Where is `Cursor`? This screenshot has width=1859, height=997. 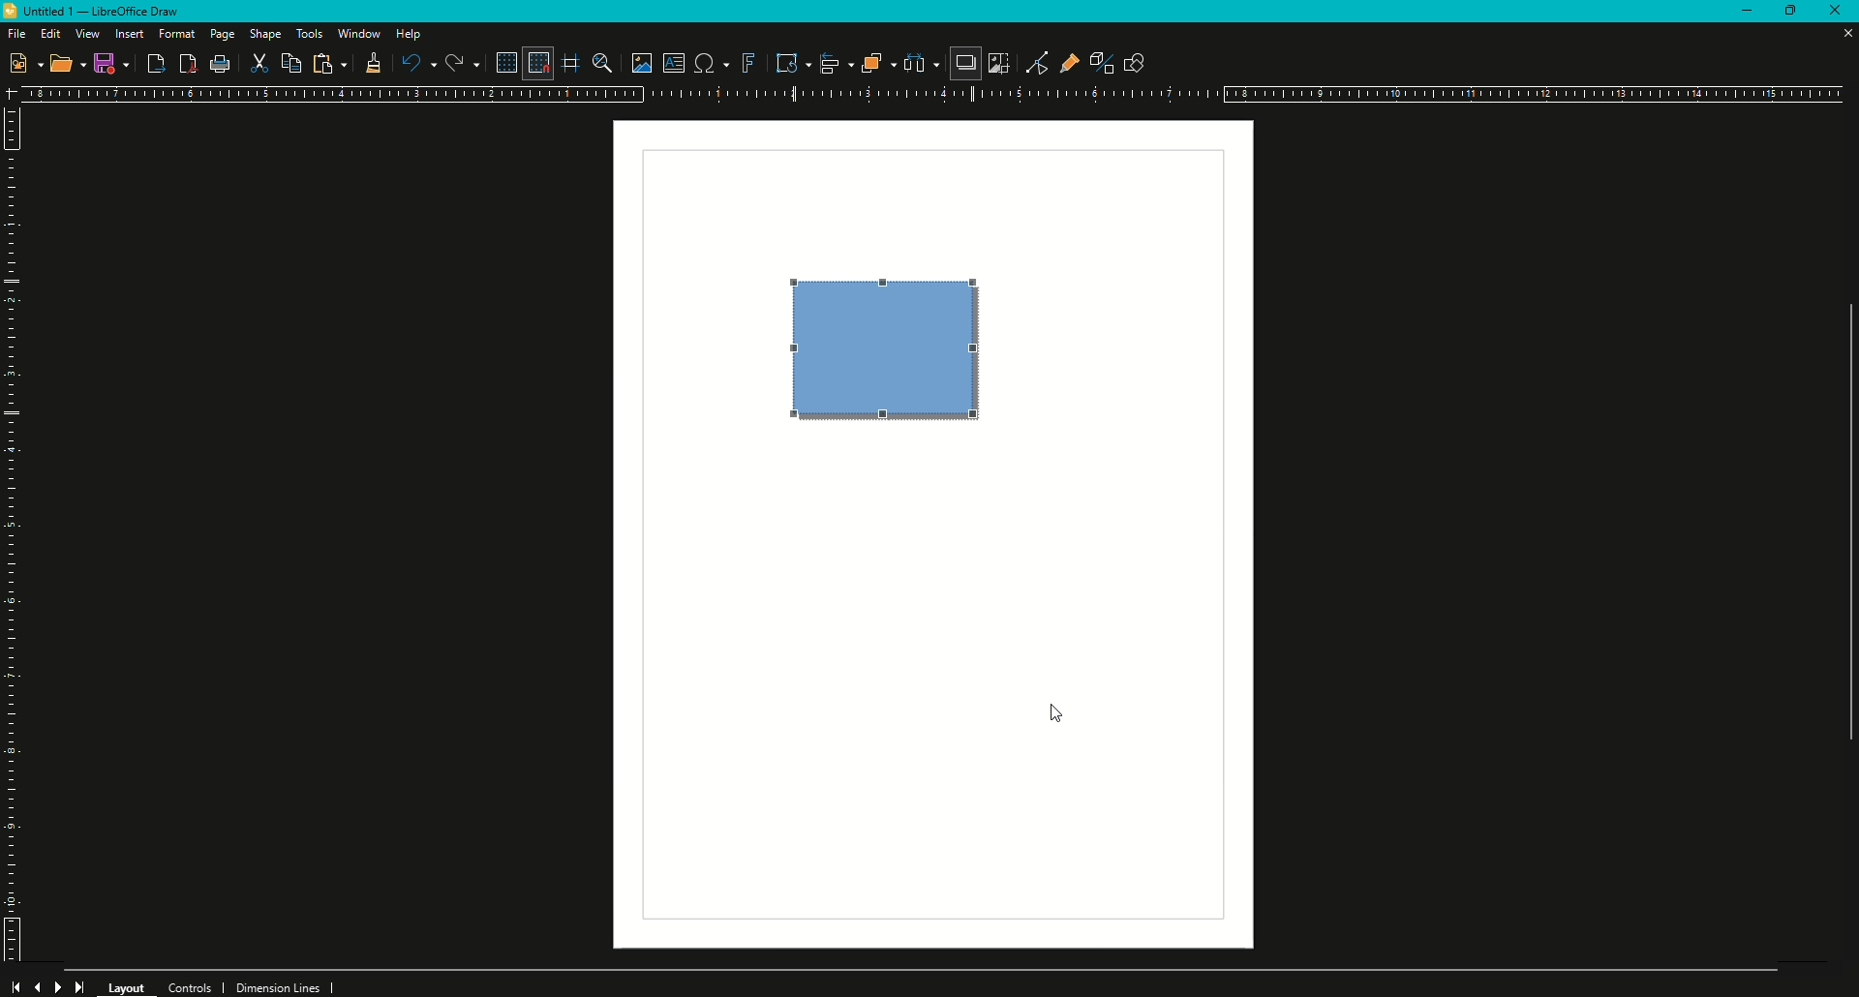
Cursor is located at coordinates (1060, 715).